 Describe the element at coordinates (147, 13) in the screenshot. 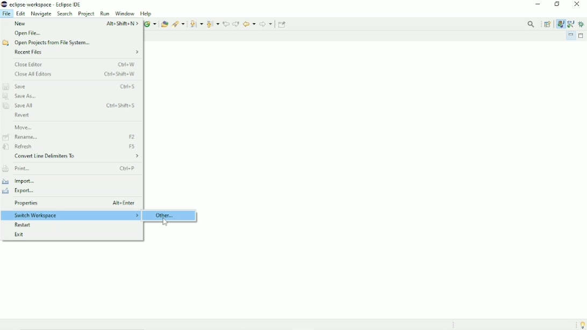

I see `Help` at that location.